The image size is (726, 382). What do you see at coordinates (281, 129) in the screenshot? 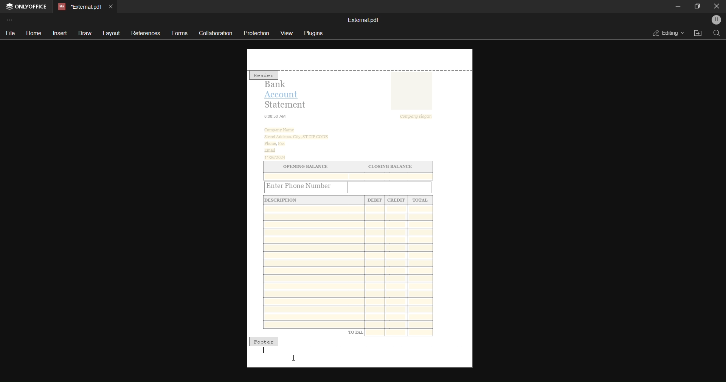
I see `‘Company Name` at bounding box center [281, 129].